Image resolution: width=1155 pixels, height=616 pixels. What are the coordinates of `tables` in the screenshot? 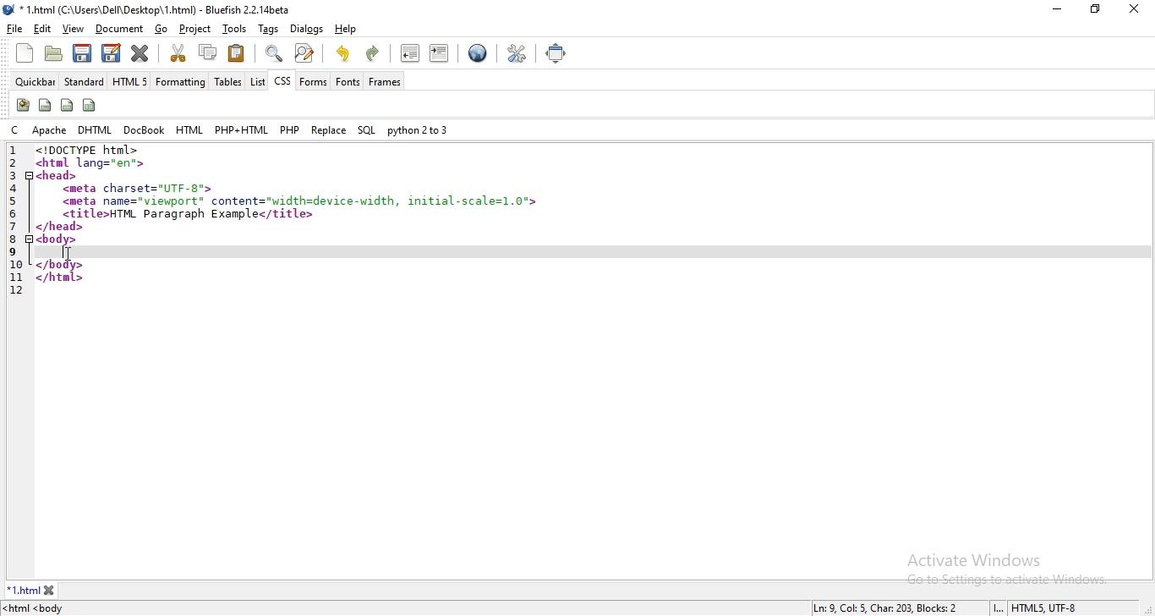 It's located at (228, 80).